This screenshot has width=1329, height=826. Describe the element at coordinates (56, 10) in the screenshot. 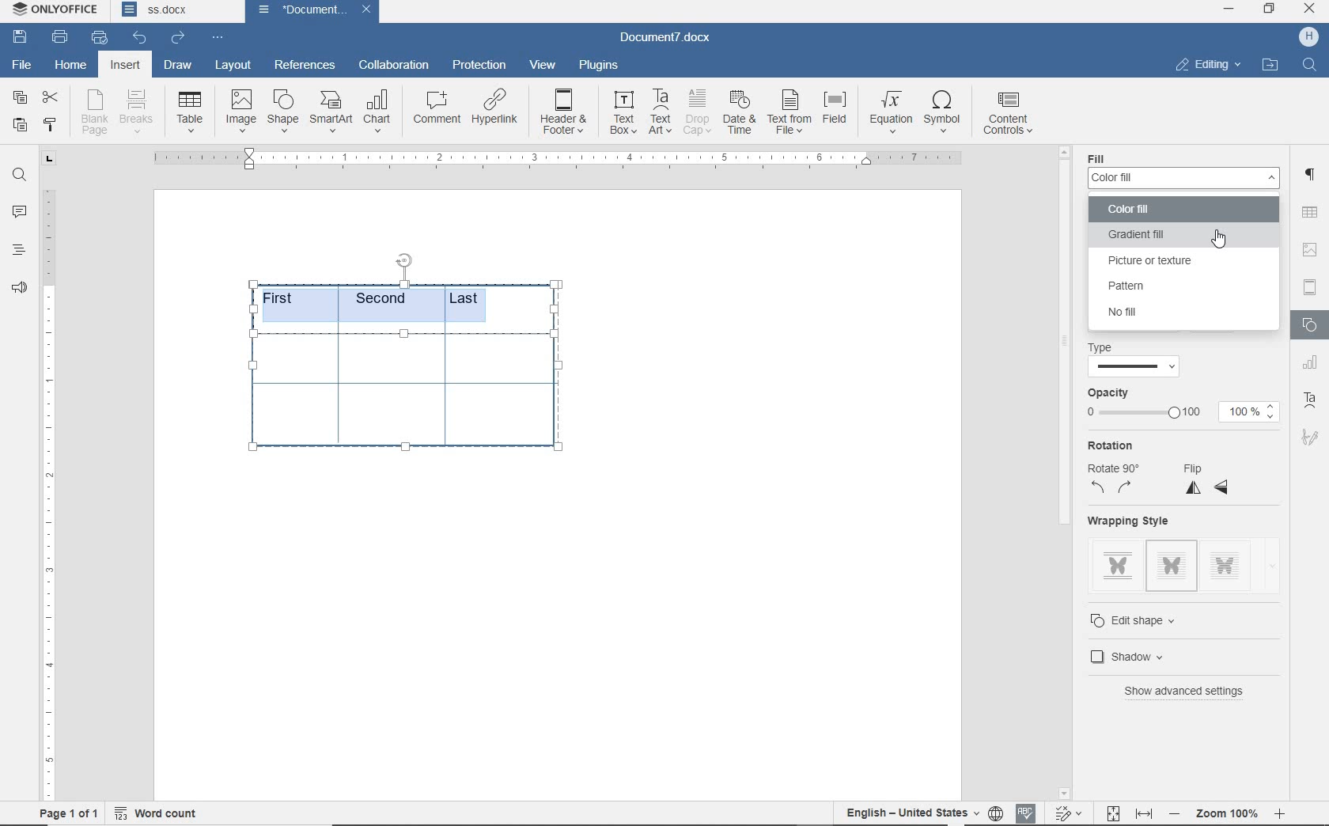

I see `system name` at that location.